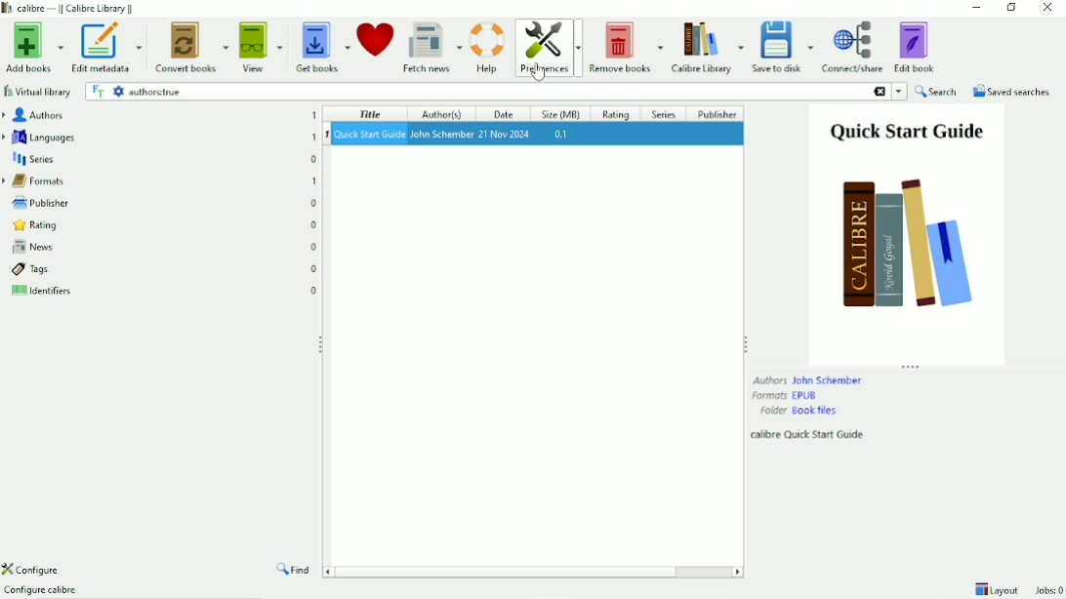  I want to click on Add books, so click(33, 48).